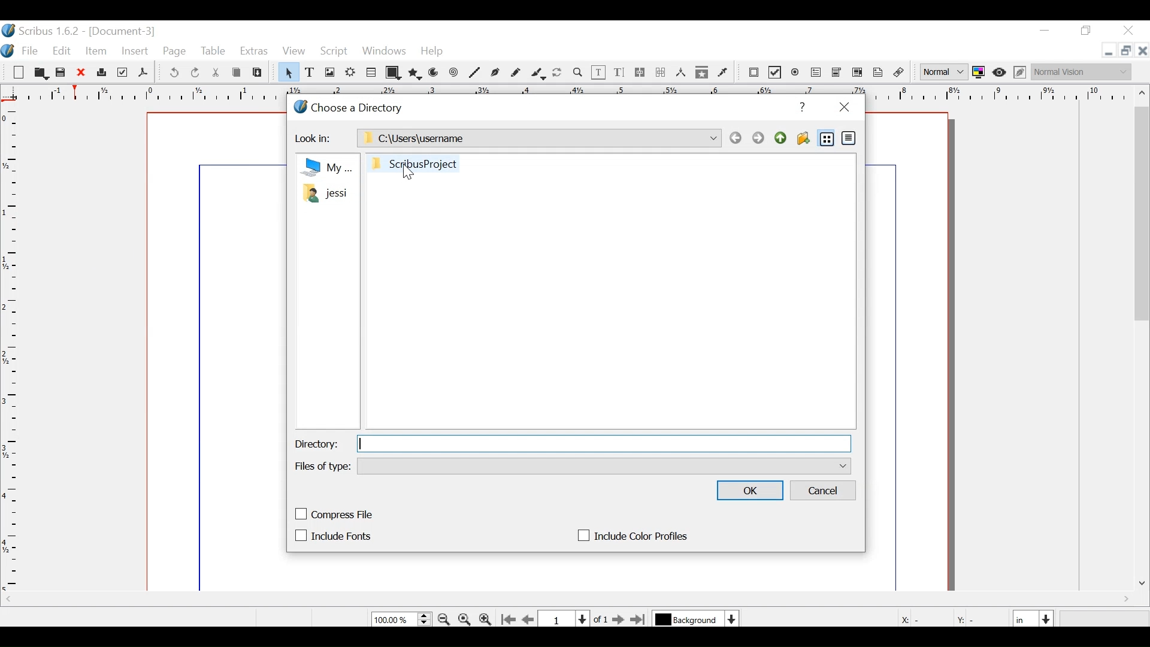 The height and width of the screenshot is (647, 1150). Describe the element at coordinates (615, 619) in the screenshot. I see `Go to the next Page` at that location.